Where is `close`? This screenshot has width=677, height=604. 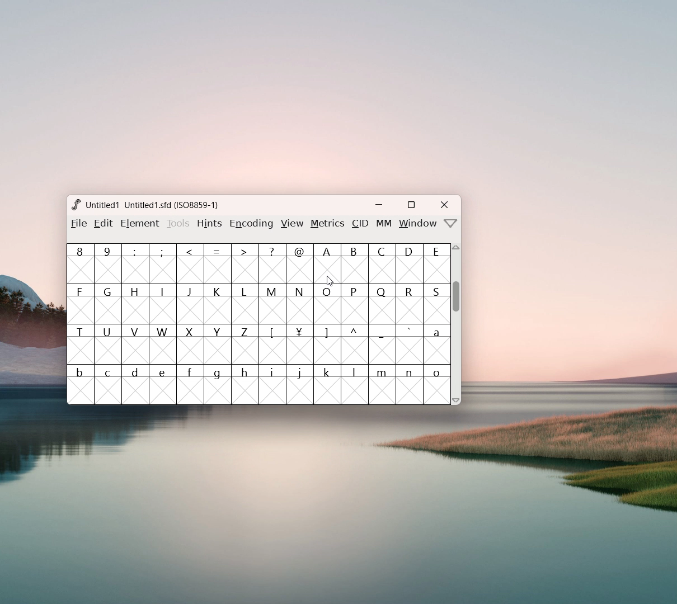 close is located at coordinates (446, 205).